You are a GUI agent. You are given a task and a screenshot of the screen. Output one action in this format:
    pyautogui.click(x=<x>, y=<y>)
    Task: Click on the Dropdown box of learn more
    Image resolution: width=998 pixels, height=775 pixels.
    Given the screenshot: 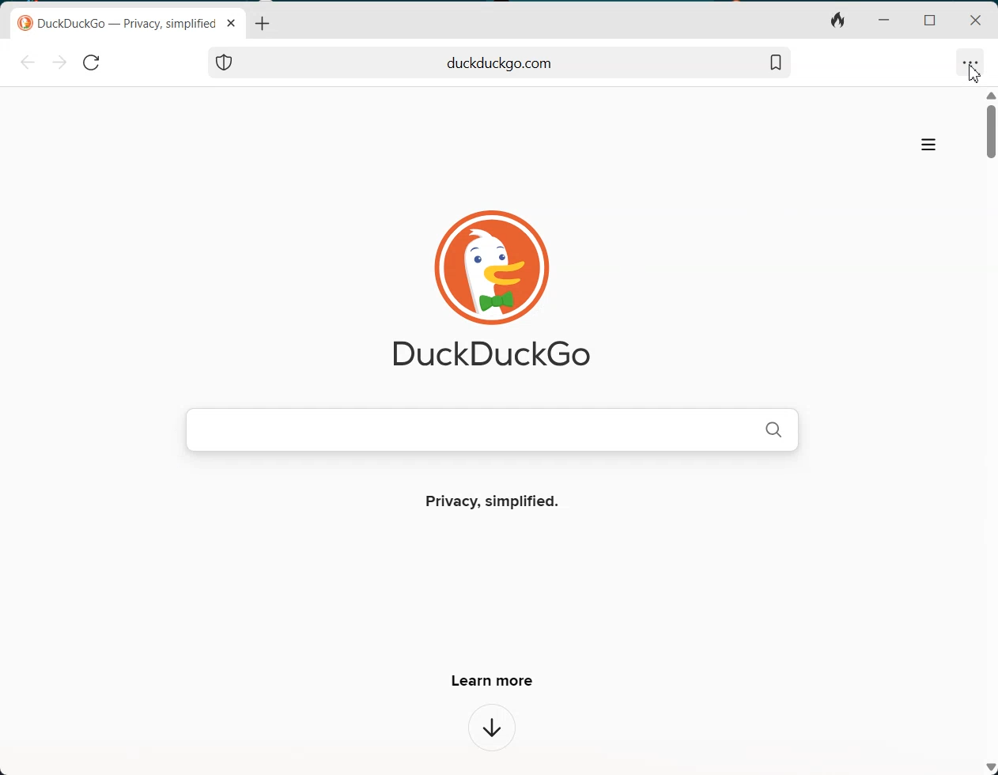 What is the action you would take?
    pyautogui.click(x=492, y=728)
    